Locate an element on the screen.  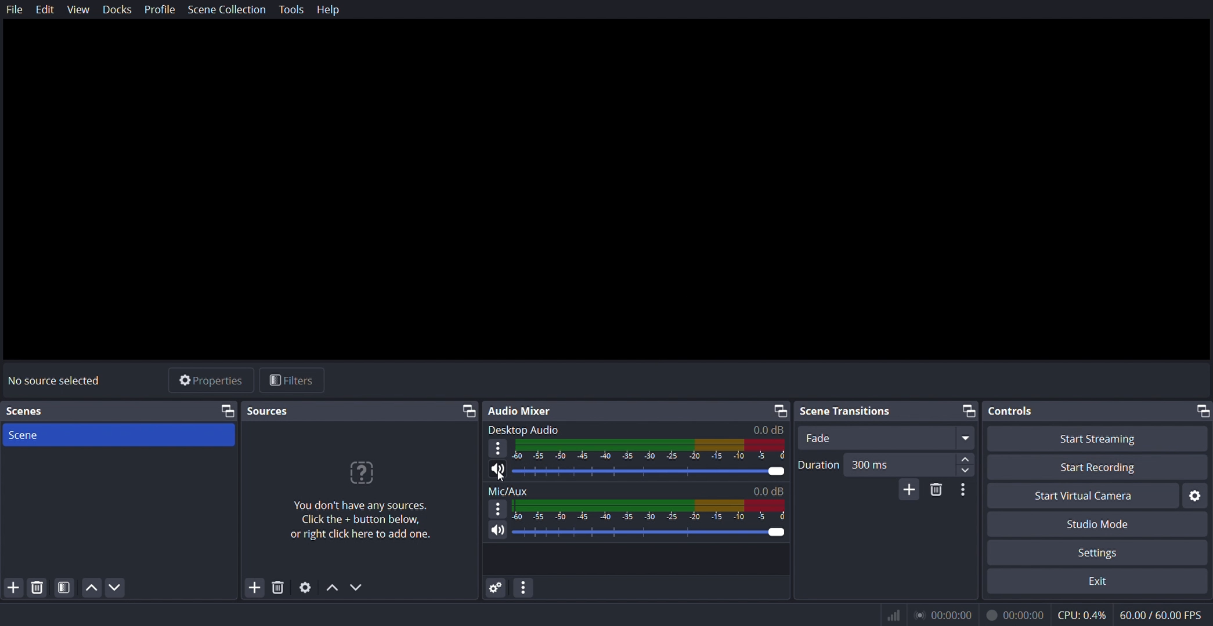
start virtual camera is located at coordinates (1196, 496).